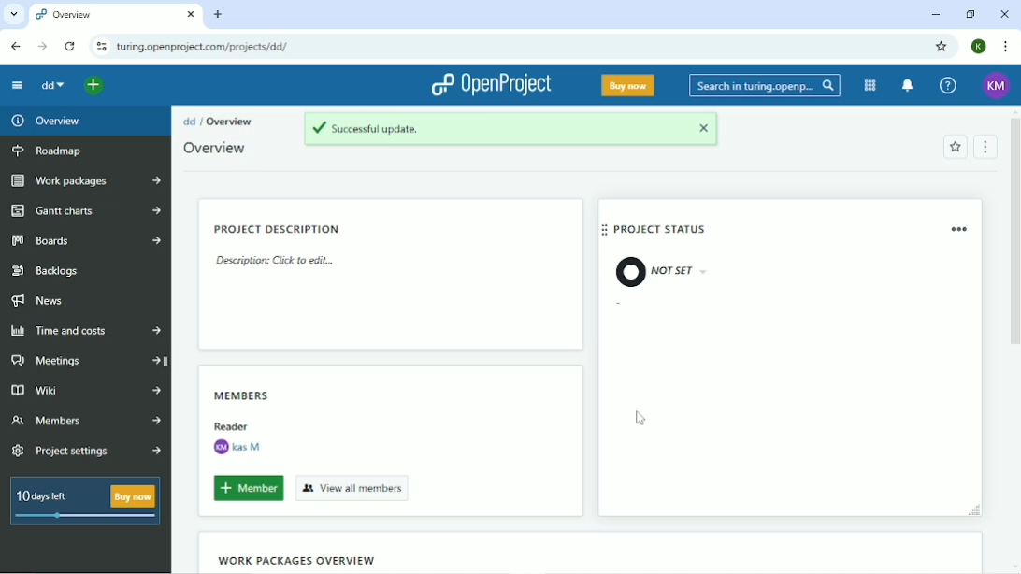  What do you see at coordinates (48, 271) in the screenshot?
I see `Backlogs` at bounding box center [48, 271].